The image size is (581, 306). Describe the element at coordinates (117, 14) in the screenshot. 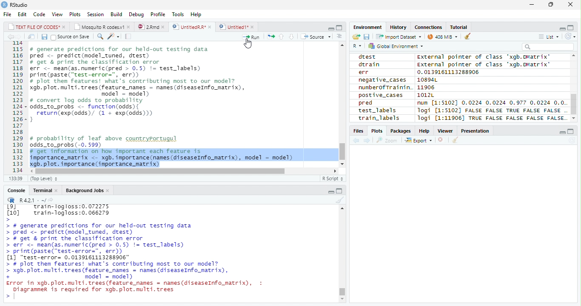

I see `Build` at that location.